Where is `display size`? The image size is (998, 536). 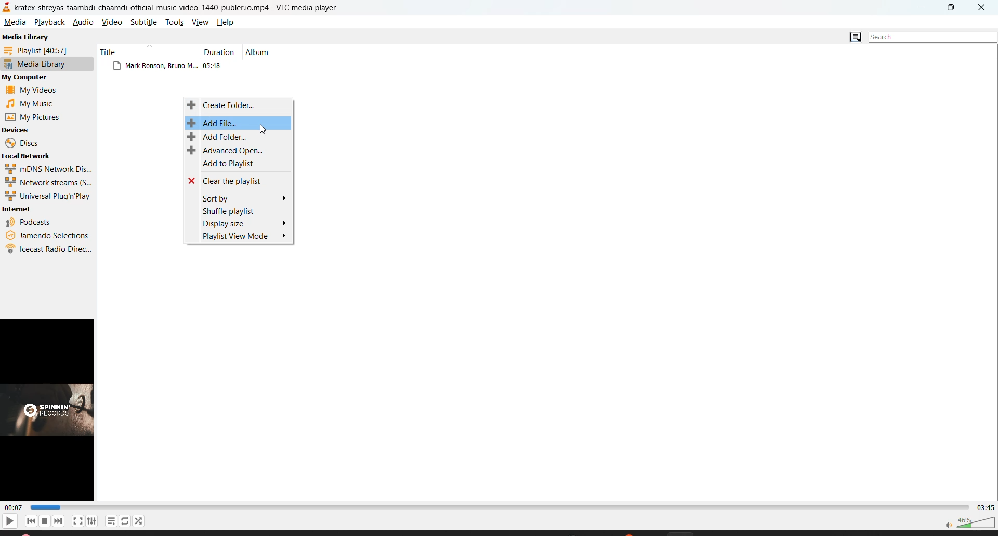 display size is located at coordinates (244, 225).